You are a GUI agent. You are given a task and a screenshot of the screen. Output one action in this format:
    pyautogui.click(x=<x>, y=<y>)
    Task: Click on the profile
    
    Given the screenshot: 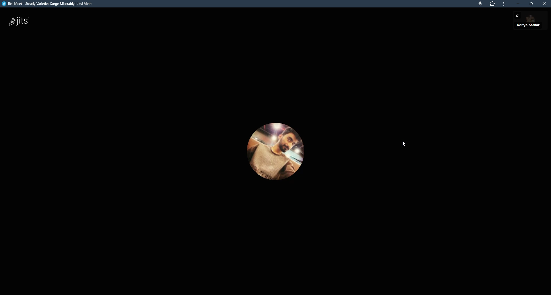 What is the action you would take?
    pyautogui.click(x=275, y=151)
    